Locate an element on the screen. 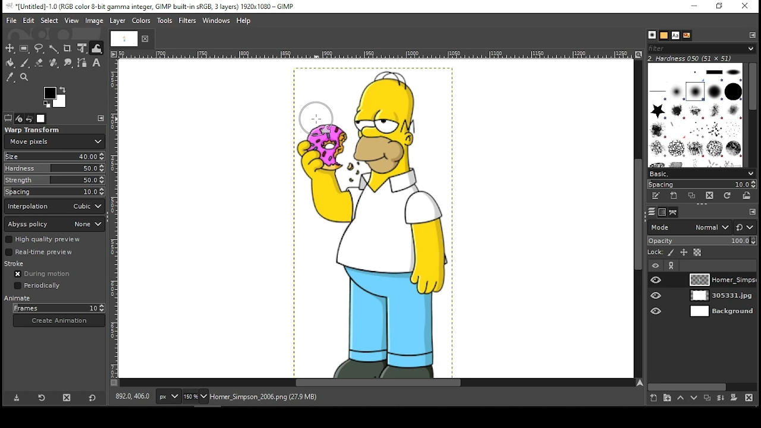  duplicate this brush is located at coordinates (692, 196).